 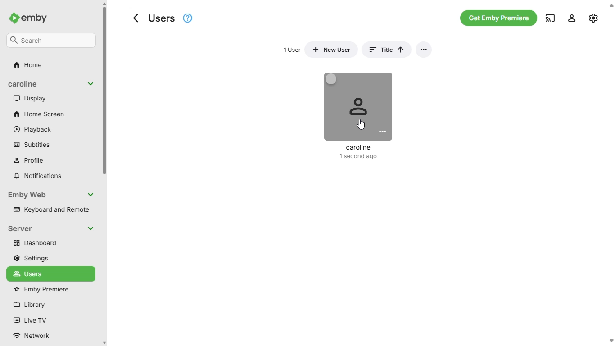 I want to click on vertical scroll bar, so click(x=610, y=173).